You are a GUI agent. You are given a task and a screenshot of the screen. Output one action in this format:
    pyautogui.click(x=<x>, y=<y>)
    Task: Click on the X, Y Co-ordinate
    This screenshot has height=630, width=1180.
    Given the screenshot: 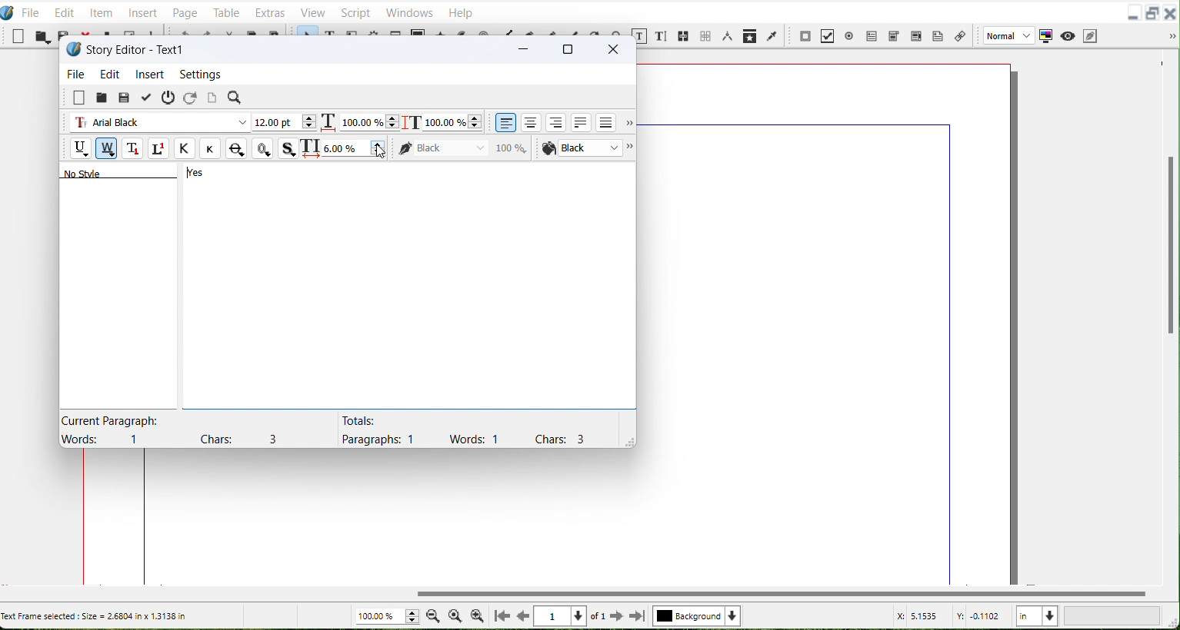 What is the action you would take?
    pyautogui.click(x=951, y=616)
    